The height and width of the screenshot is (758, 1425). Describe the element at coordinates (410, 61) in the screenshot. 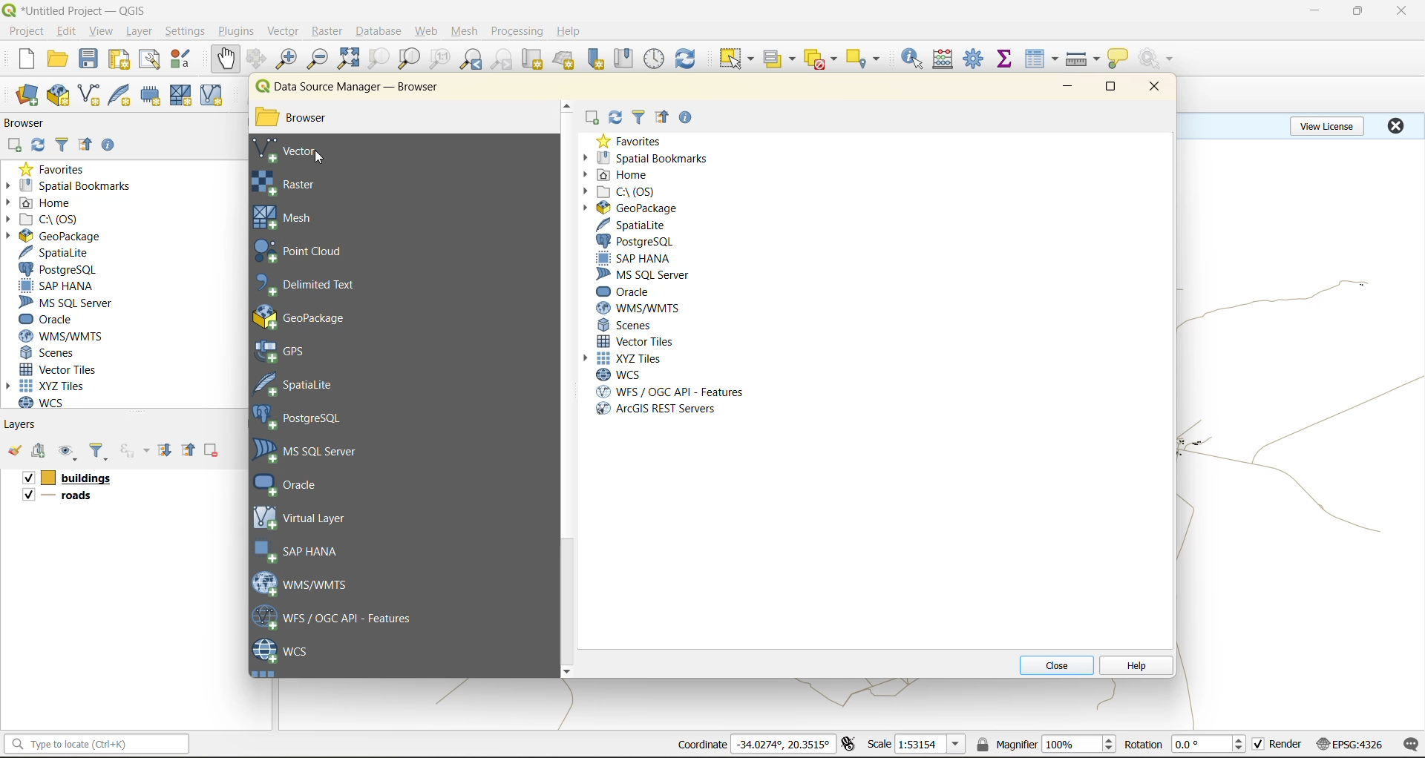

I see `zoom layer` at that location.